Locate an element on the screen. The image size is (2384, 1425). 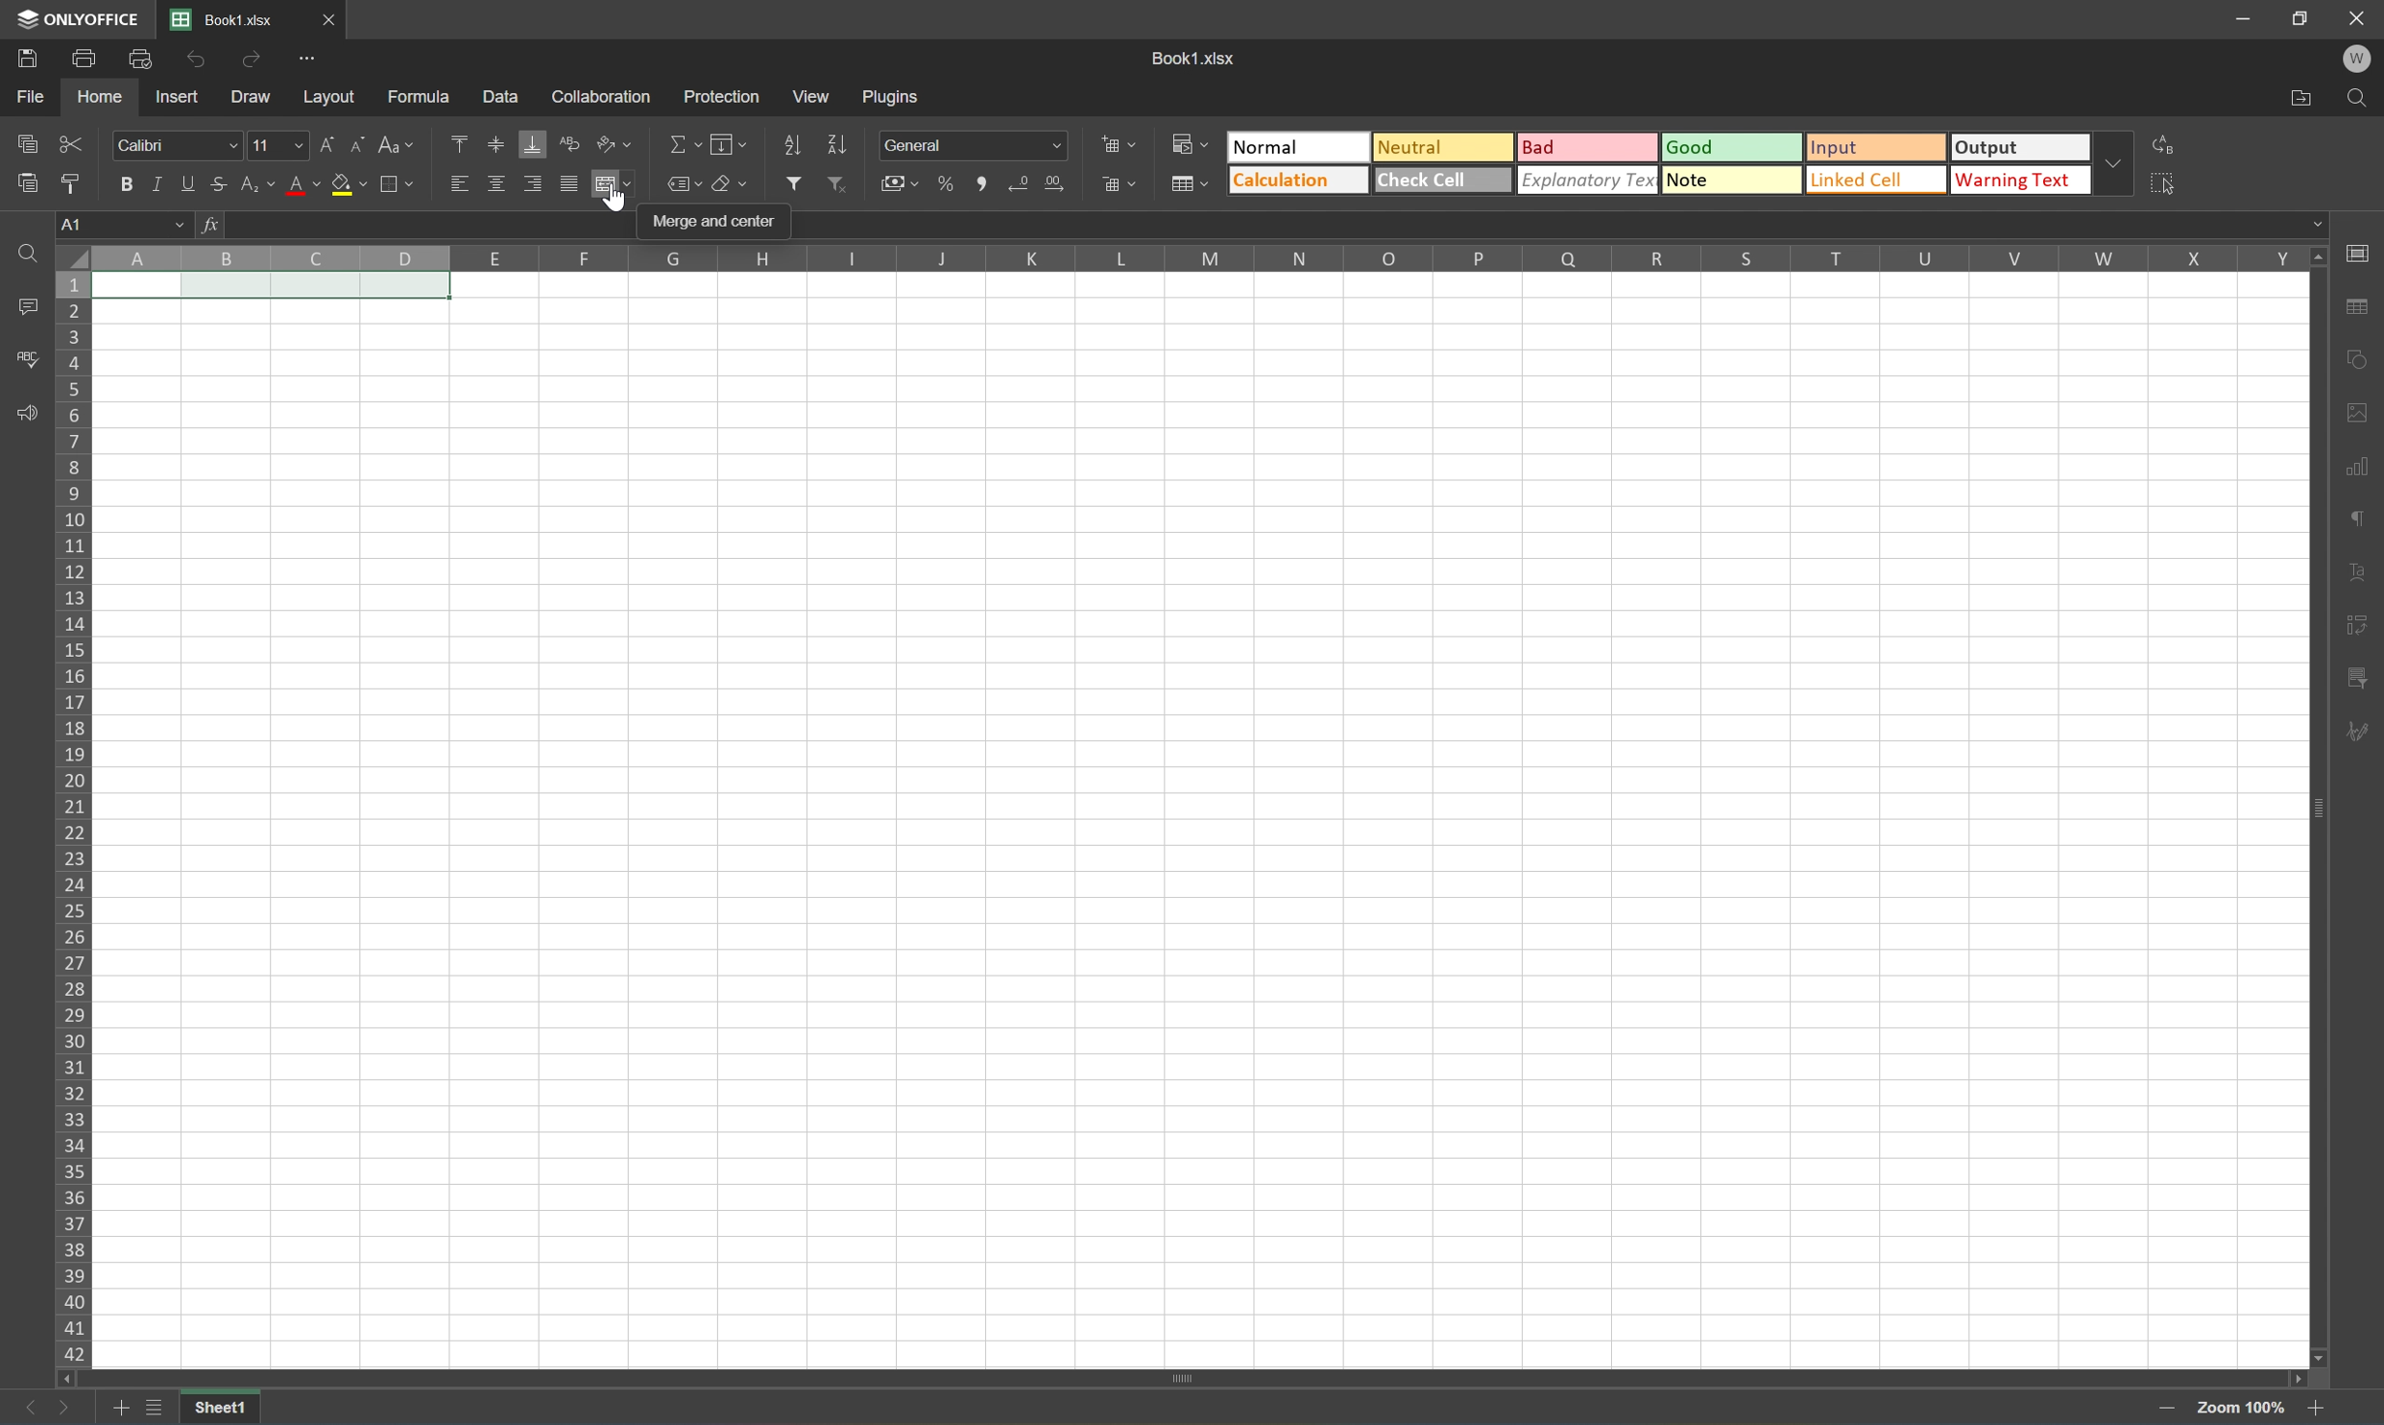
fx is located at coordinates (215, 228).